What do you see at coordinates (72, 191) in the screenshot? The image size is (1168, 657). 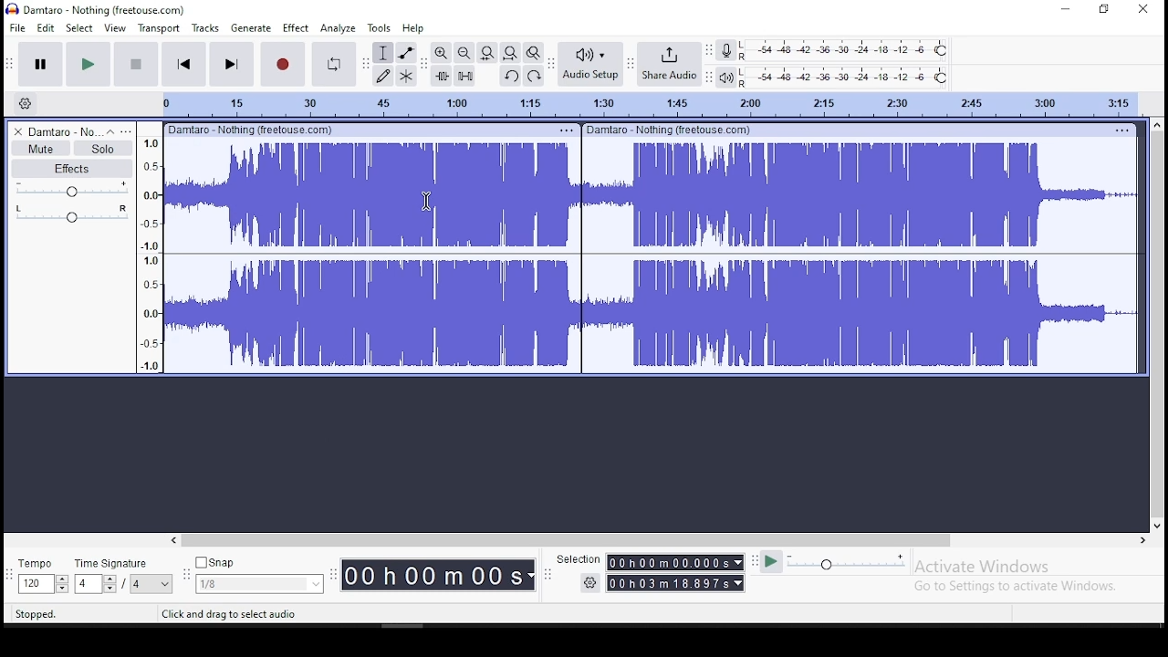 I see `volume` at bounding box center [72, 191].